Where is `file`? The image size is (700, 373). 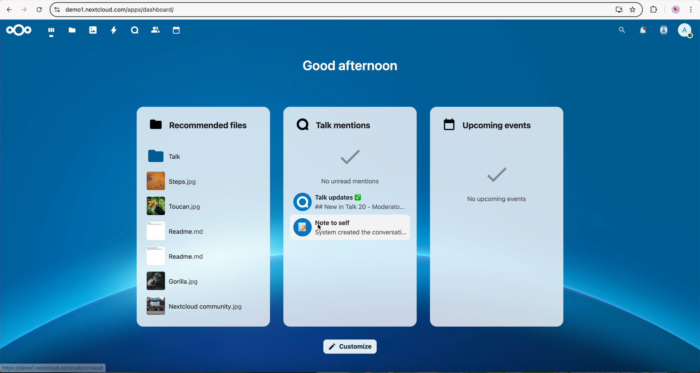 file is located at coordinates (176, 231).